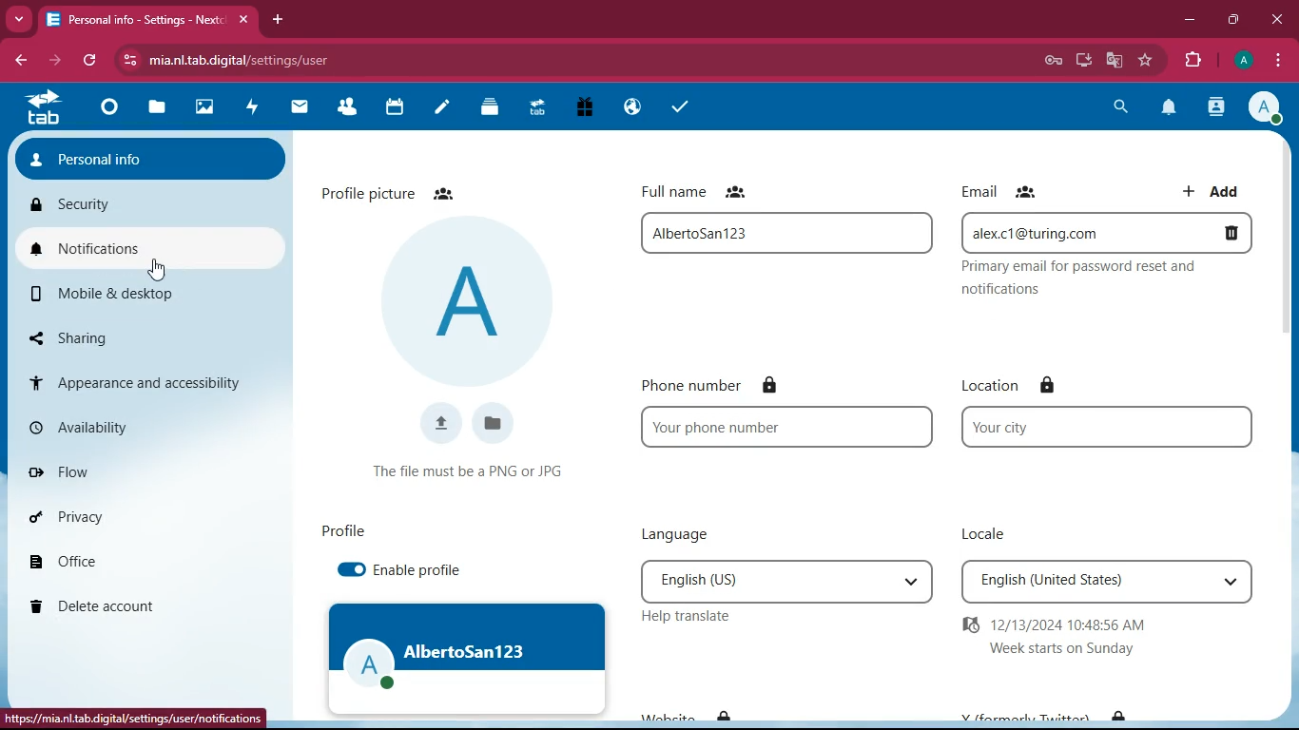 Image resolution: width=1299 pixels, height=730 pixels. What do you see at coordinates (113, 111) in the screenshot?
I see `Dashboard` at bounding box center [113, 111].